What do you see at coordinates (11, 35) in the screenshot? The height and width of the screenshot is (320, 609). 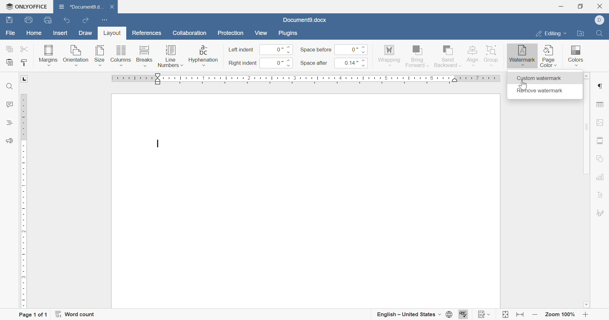 I see `file` at bounding box center [11, 35].